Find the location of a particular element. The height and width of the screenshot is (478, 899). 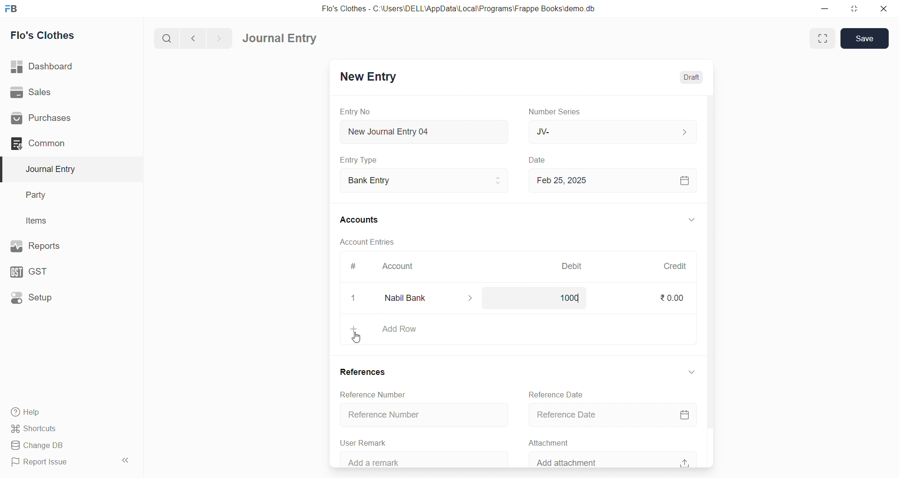

Debit is located at coordinates (572, 267).